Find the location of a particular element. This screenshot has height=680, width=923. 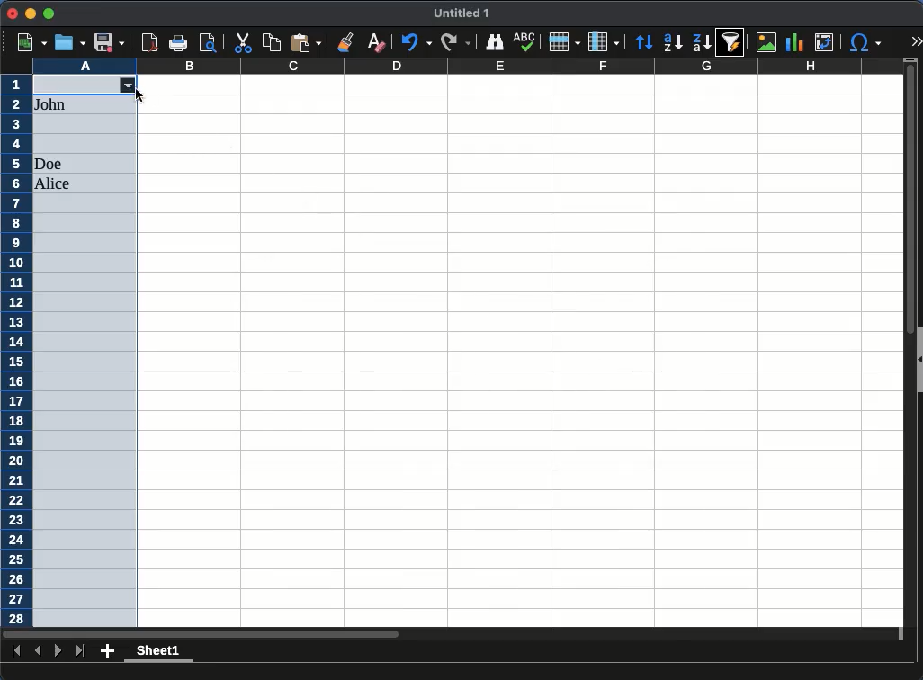

paste is located at coordinates (306, 42).